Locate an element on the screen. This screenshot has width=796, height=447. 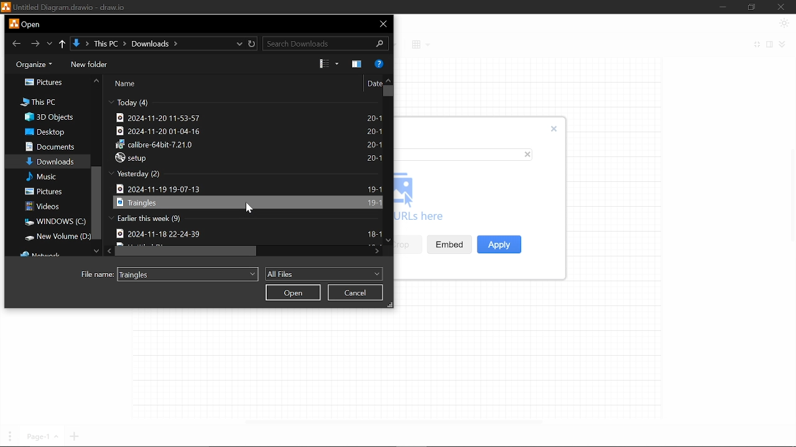
Minimize is located at coordinates (723, 7).